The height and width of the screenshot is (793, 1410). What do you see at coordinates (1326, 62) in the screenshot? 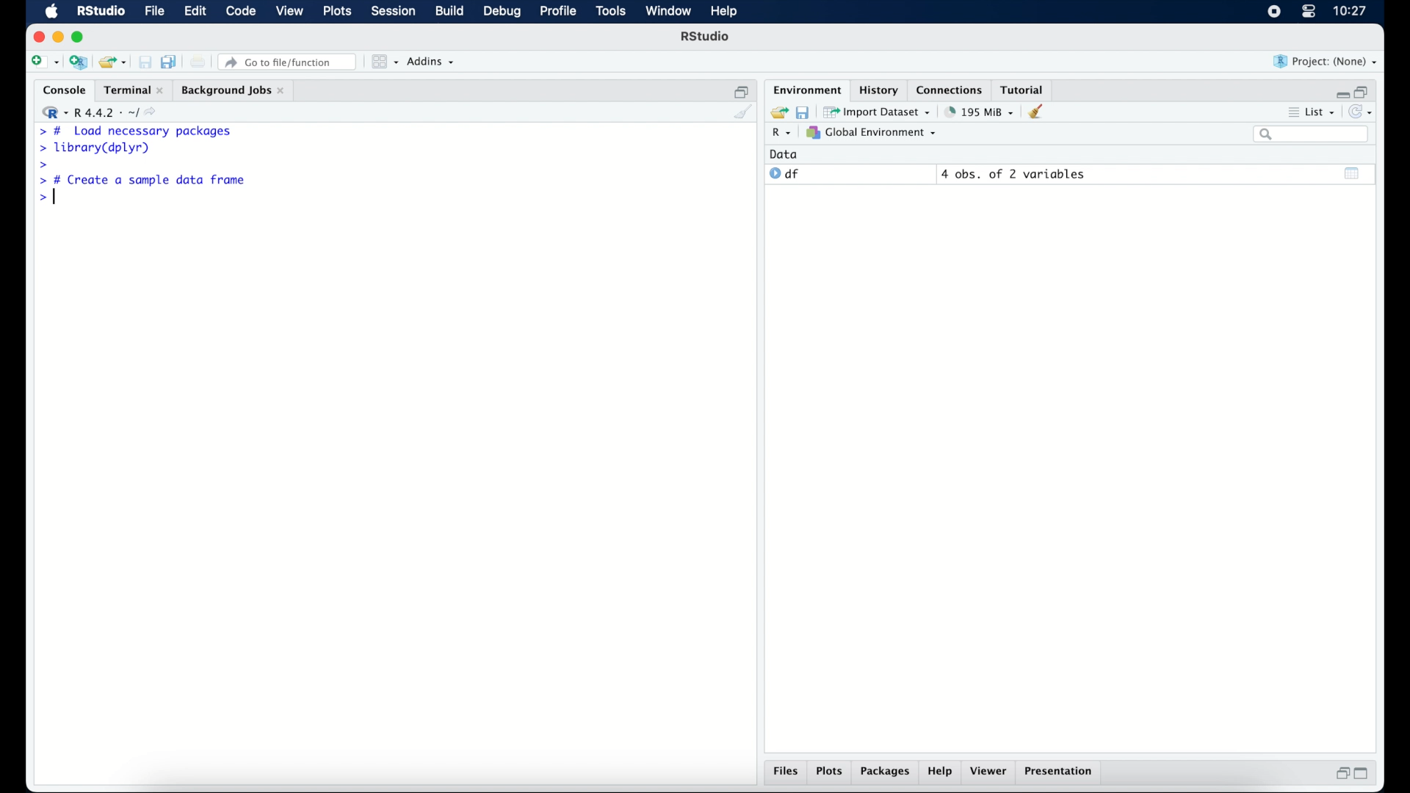
I see `project (none)` at bounding box center [1326, 62].